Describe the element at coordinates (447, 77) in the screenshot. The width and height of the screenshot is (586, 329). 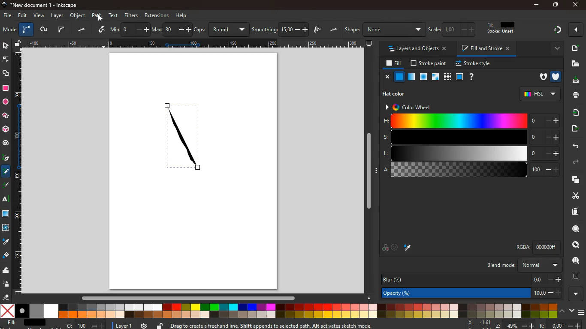
I see `texture` at that location.